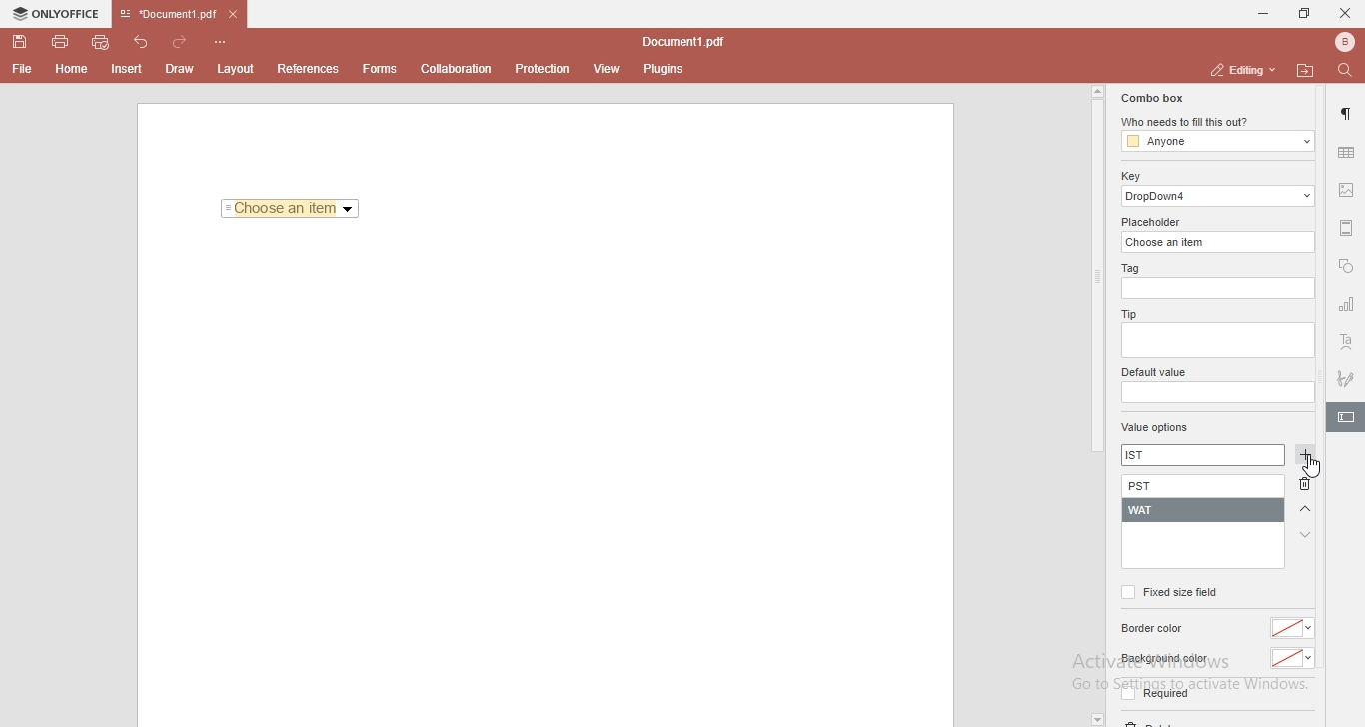 Image resolution: width=1365 pixels, height=727 pixels. I want to click on layout, so click(239, 69).